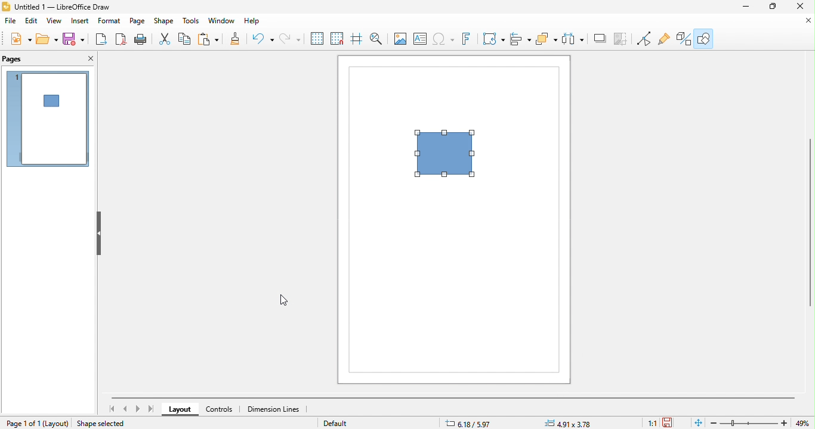 This screenshot has height=429, width=815. I want to click on 49, so click(804, 423).